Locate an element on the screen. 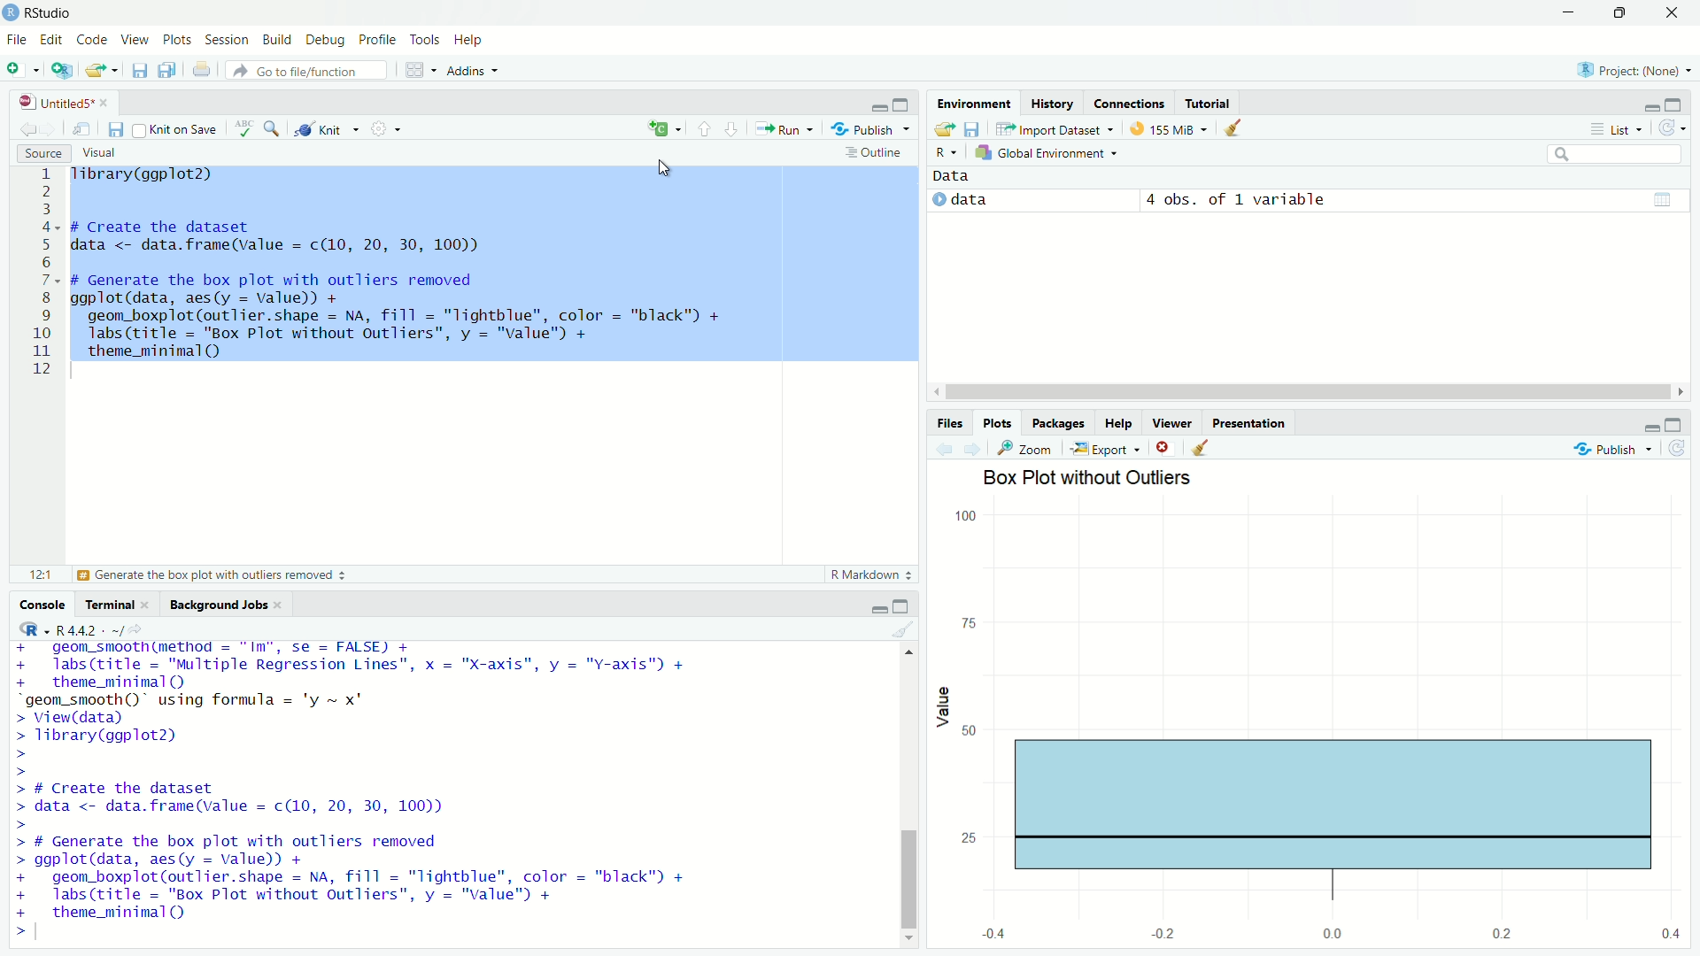 This screenshot has width=1700, height=956. minimise is located at coordinates (1641, 105).